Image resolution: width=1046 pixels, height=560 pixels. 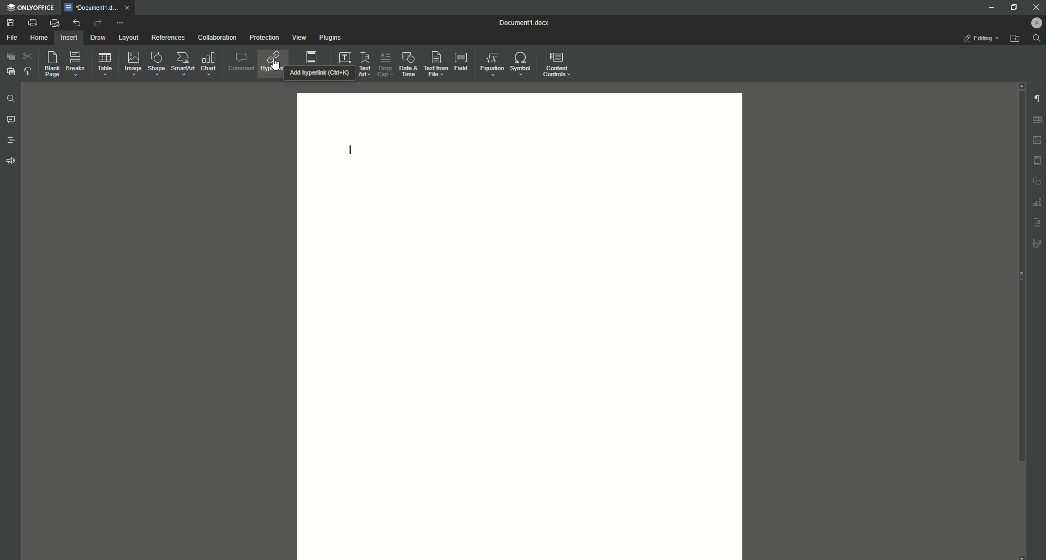 I want to click on Blank Page, so click(x=51, y=64).